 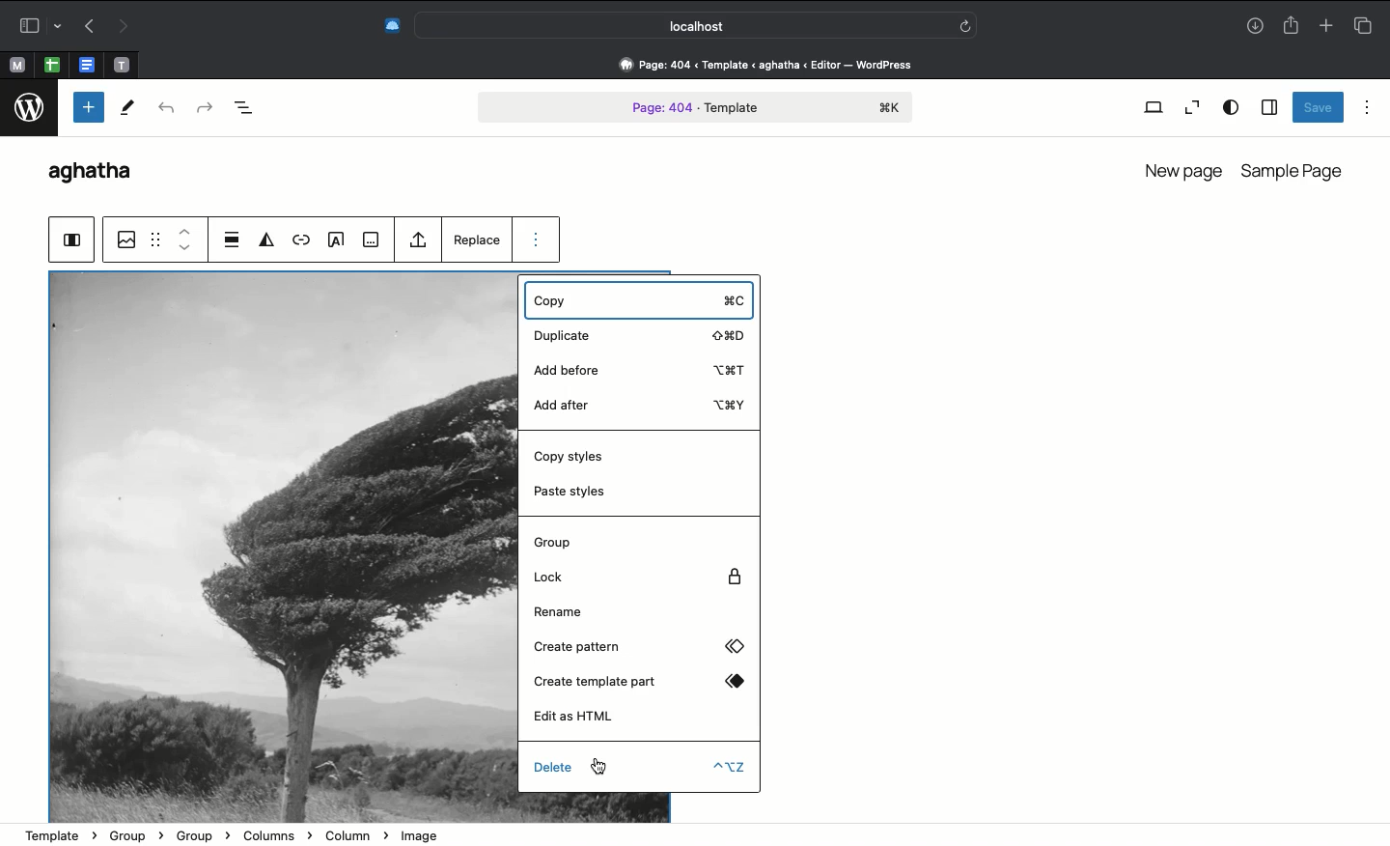 I want to click on open tab, so click(x=16, y=66).